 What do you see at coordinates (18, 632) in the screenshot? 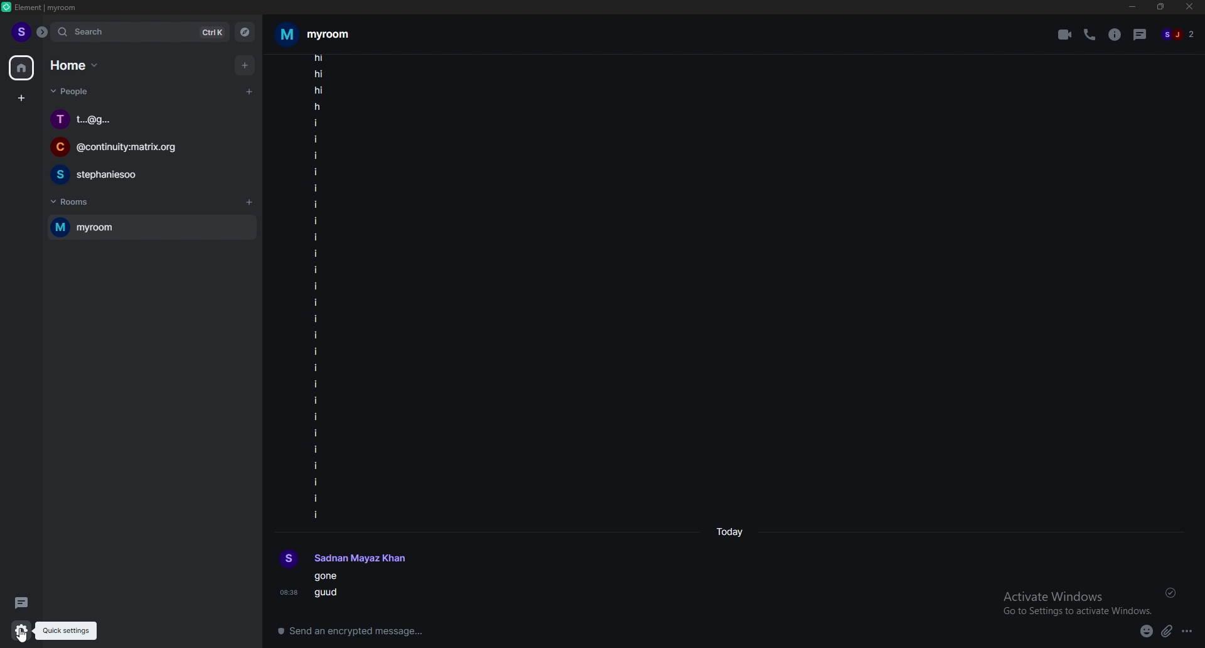
I see `settings` at bounding box center [18, 632].